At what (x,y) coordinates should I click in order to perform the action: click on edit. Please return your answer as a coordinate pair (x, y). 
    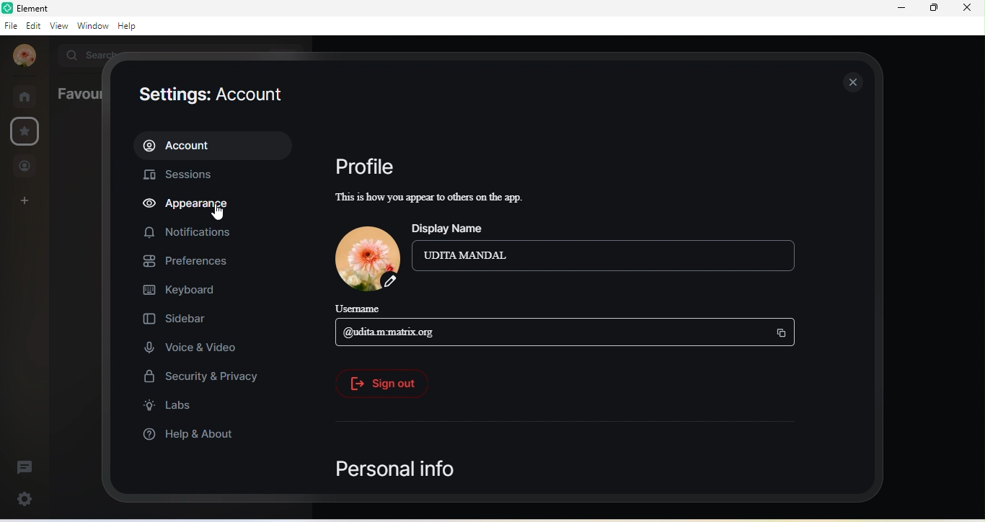
    Looking at the image, I should click on (32, 28).